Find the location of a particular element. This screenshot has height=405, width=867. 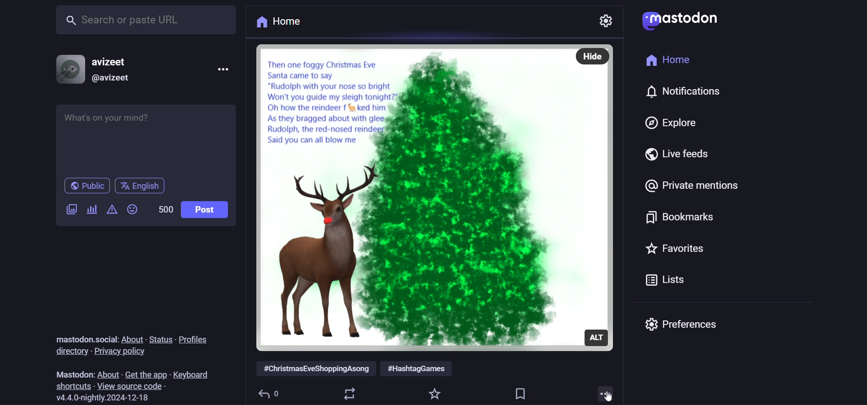

about is located at coordinates (132, 338).